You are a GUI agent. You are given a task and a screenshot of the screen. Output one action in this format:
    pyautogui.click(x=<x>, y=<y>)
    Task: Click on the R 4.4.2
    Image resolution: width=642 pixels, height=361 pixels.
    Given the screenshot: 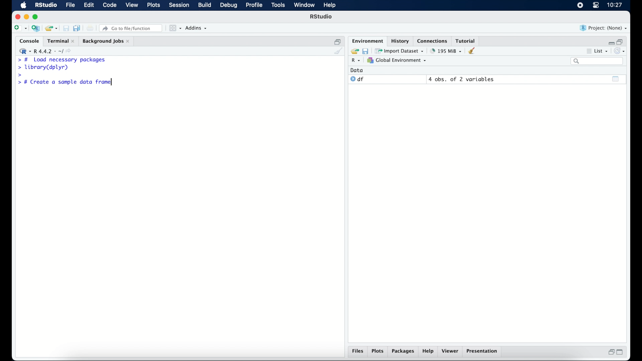 What is the action you would take?
    pyautogui.click(x=47, y=51)
    